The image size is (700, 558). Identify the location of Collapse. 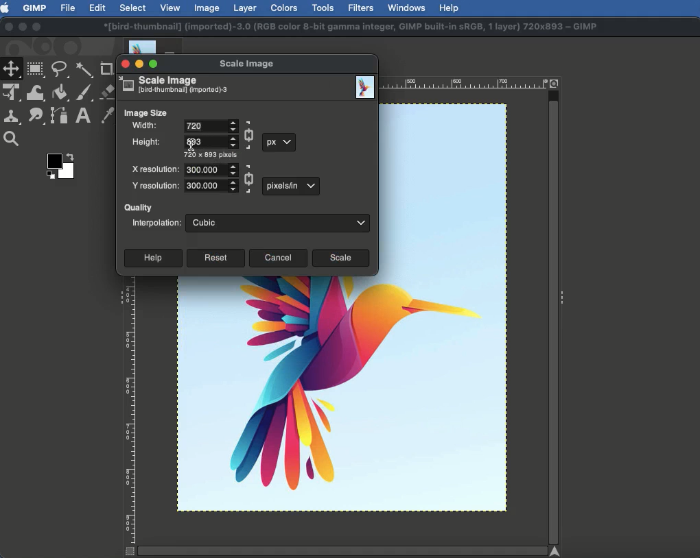
(119, 297).